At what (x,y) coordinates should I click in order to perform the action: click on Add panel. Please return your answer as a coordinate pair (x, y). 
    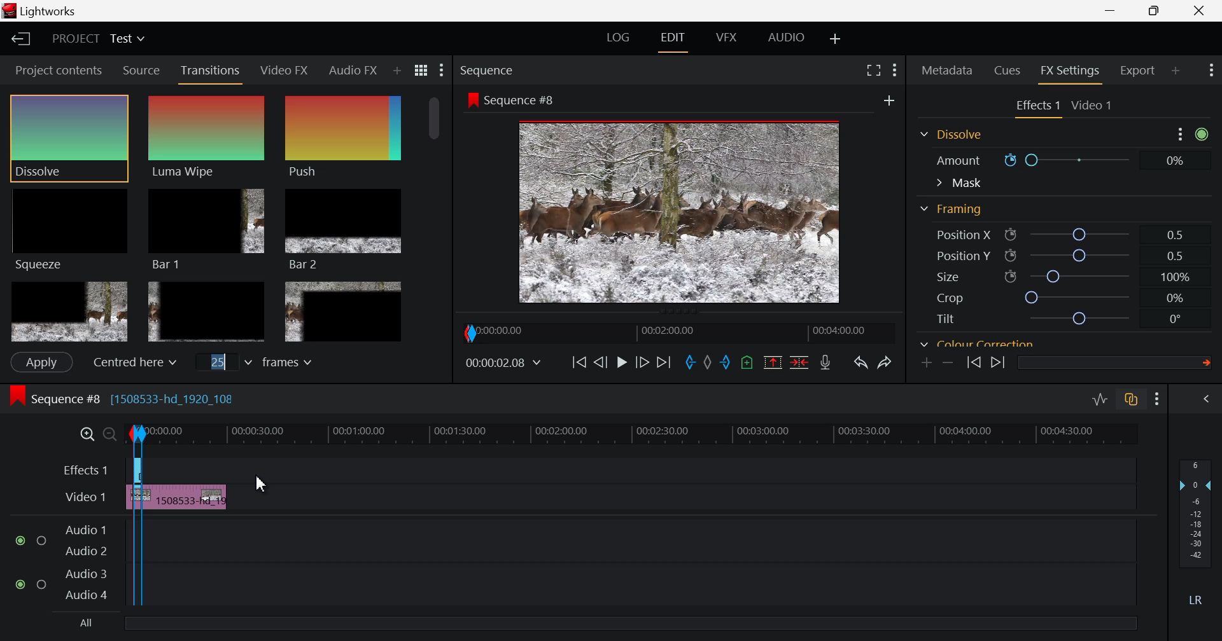
    Looking at the image, I should click on (1176, 72).